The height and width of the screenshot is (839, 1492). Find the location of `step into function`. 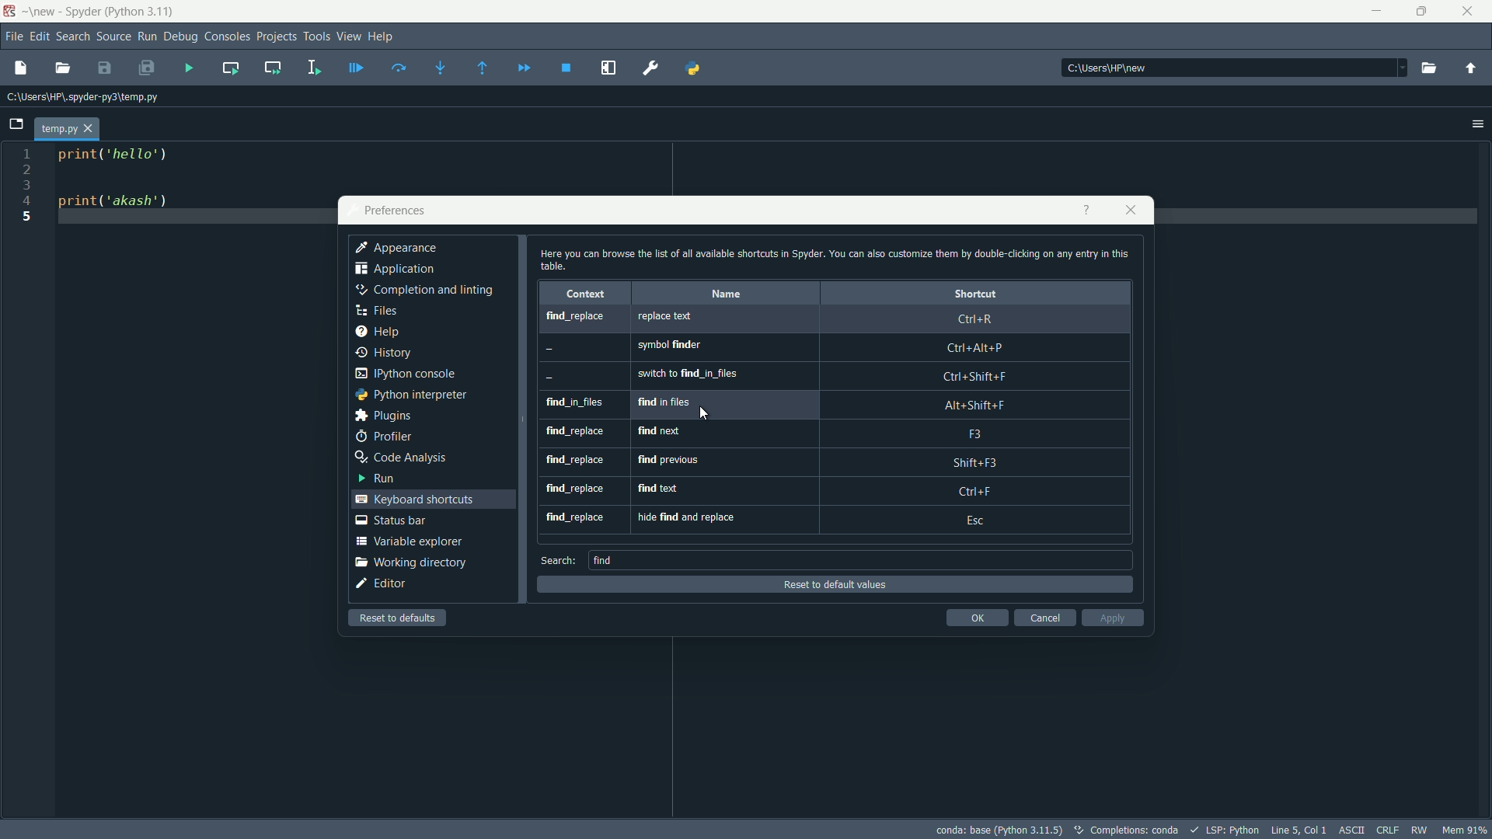

step into function is located at coordinates (442, 69).